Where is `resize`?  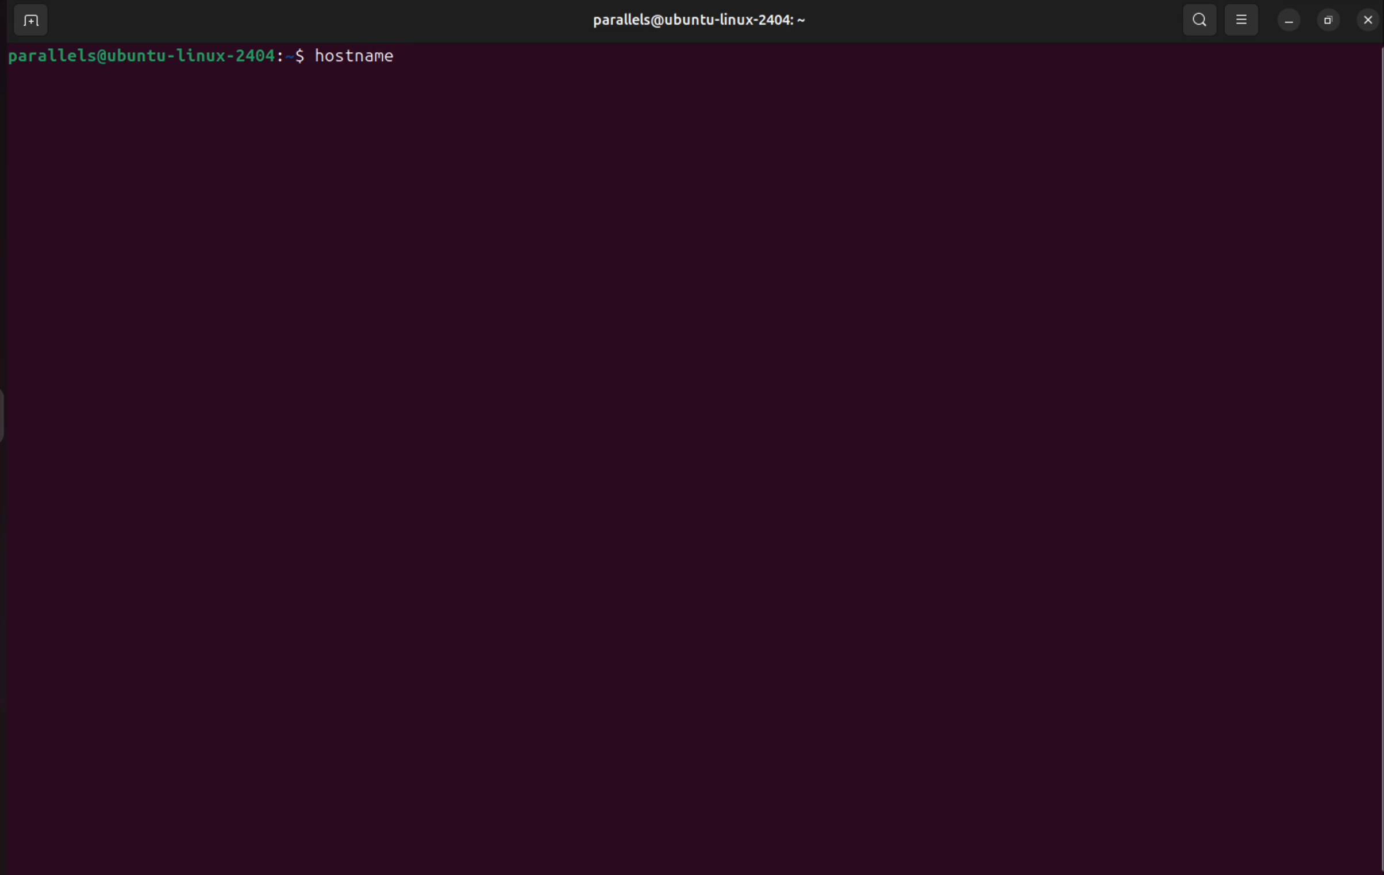 resize is located at coordinates (1327, 20).